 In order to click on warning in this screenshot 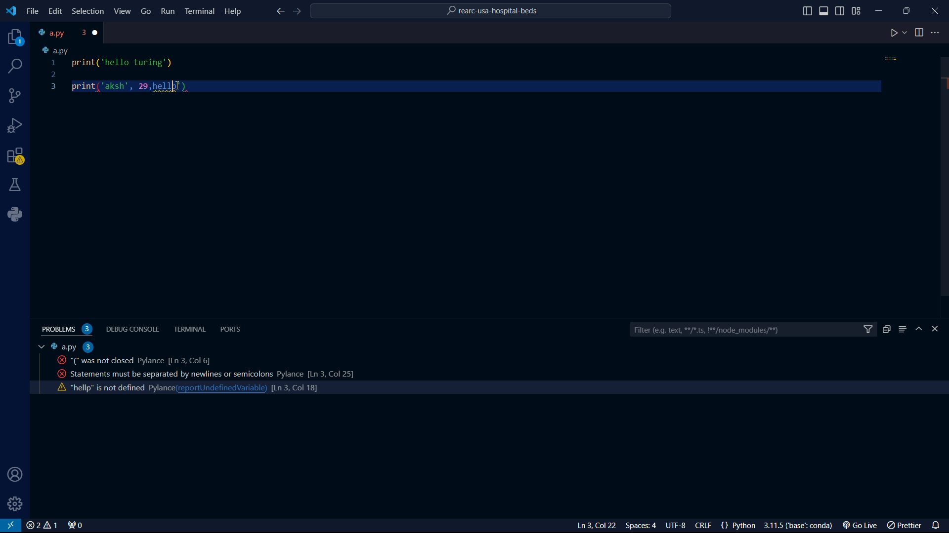, I will do `click(16, 157)`.